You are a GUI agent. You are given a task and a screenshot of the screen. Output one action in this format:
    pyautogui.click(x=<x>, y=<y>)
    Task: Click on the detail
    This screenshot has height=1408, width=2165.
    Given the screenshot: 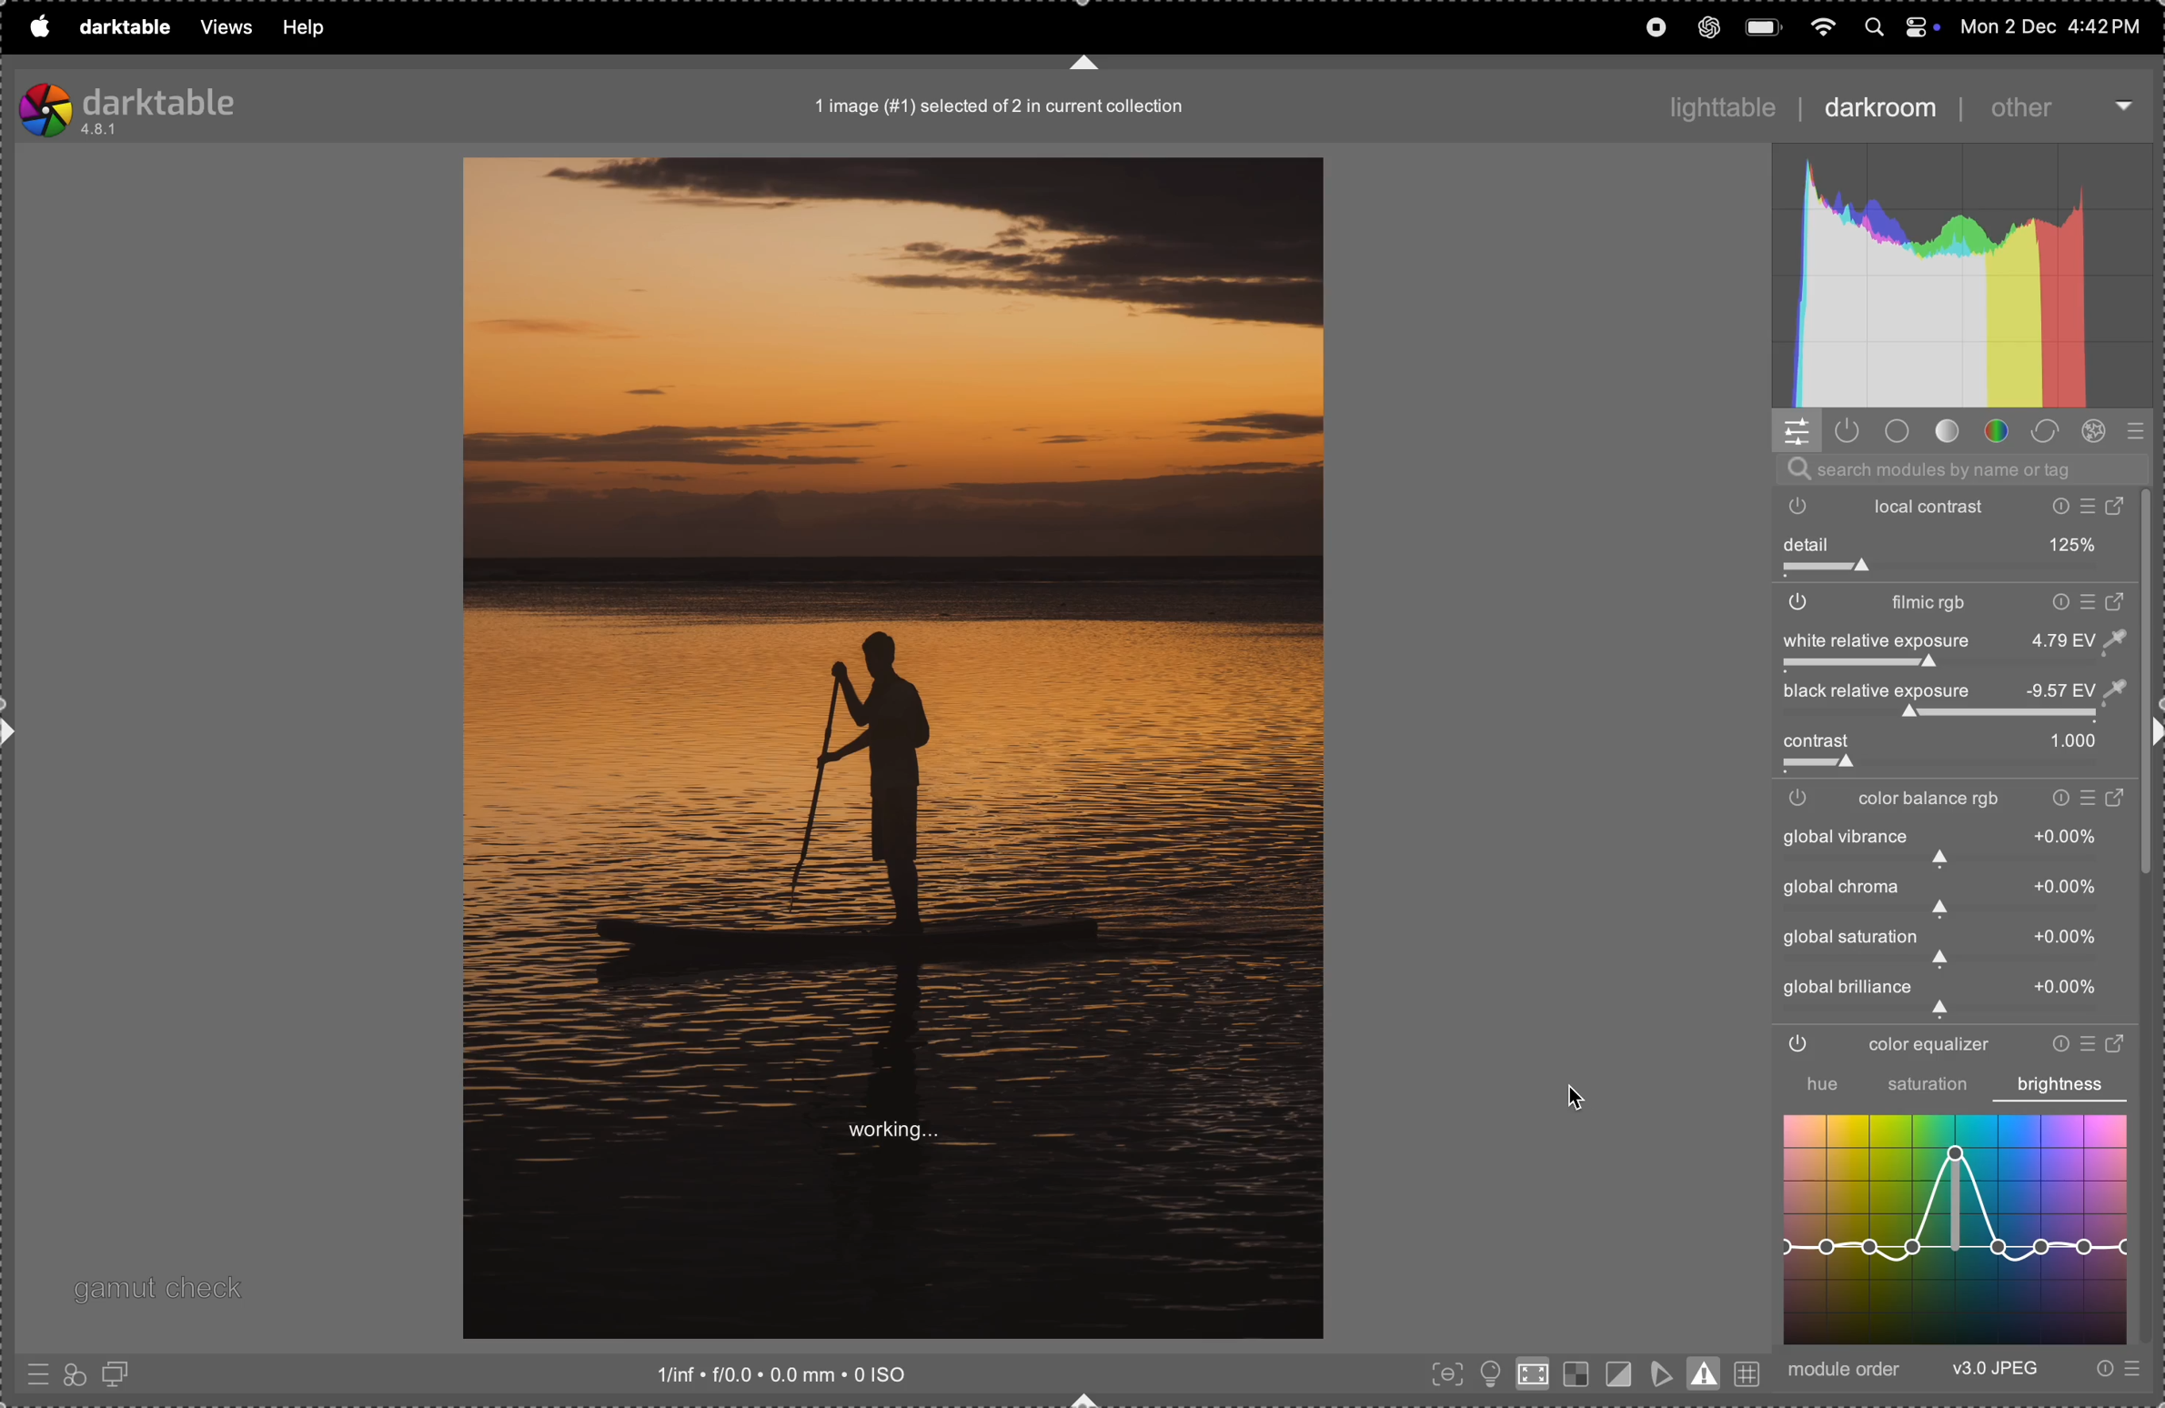 What is the action you would take?
    pyautogui.click(x=1957, y=544)
    